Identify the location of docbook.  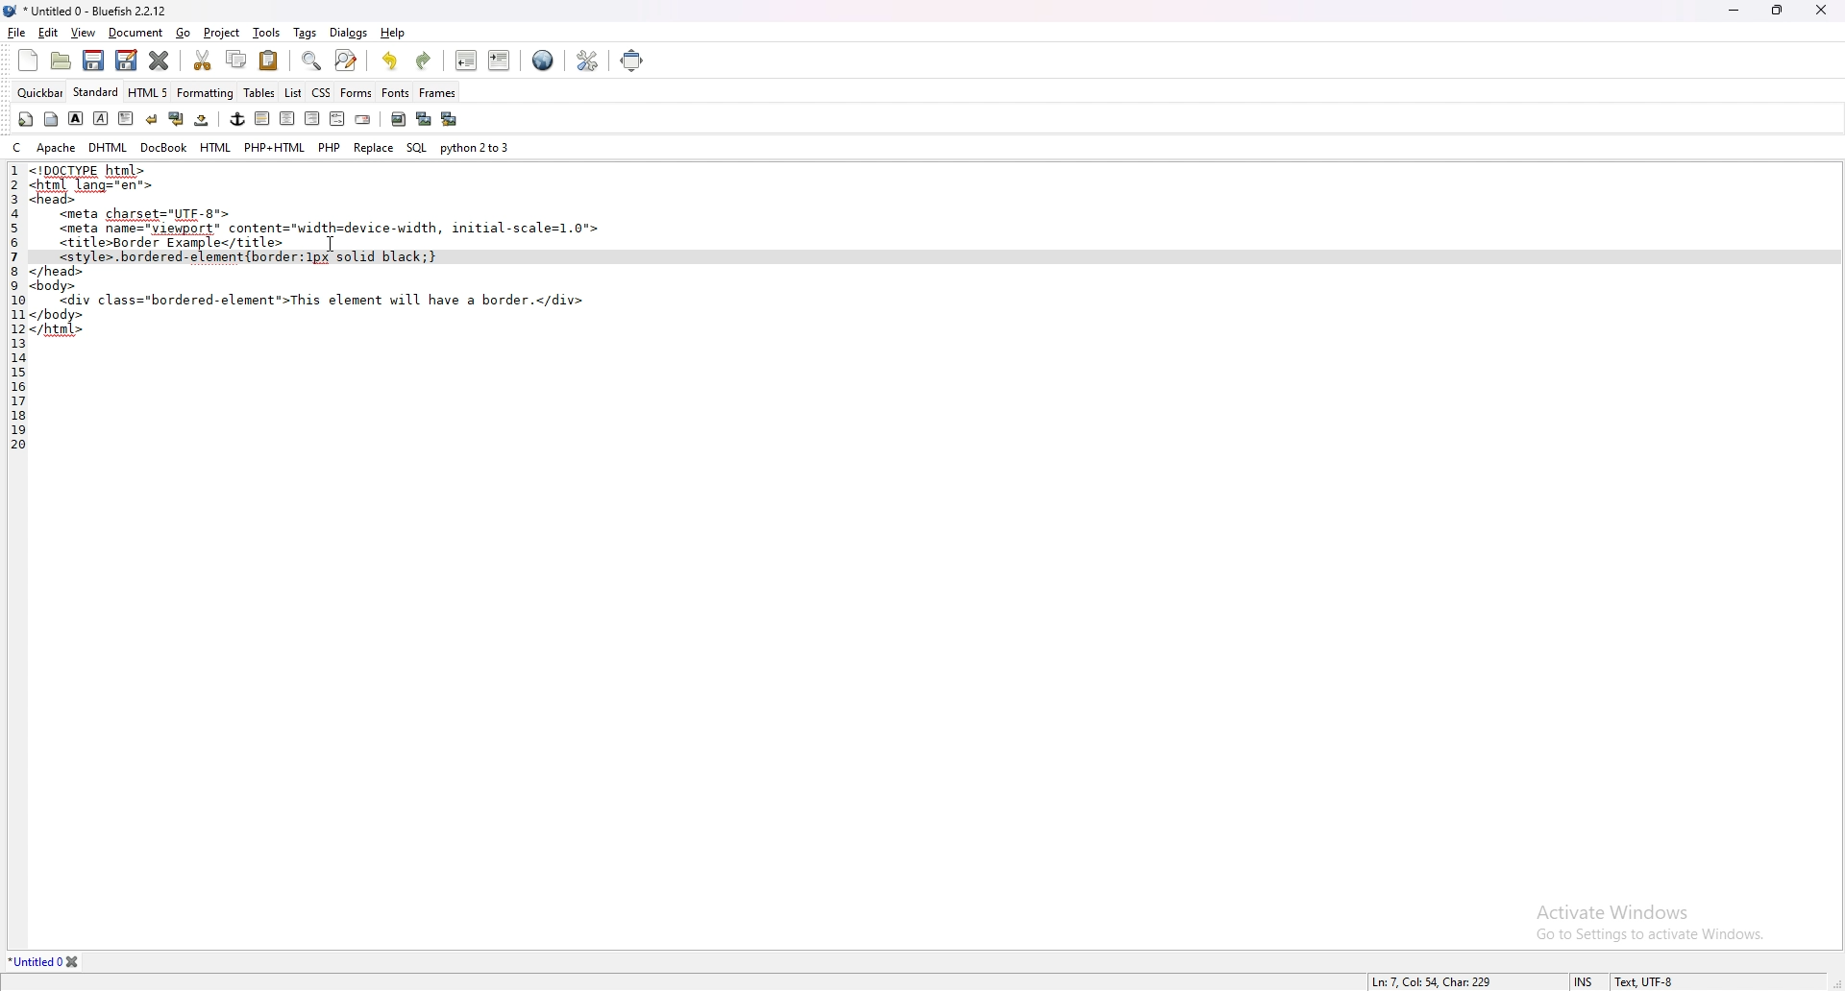
(163, 147).